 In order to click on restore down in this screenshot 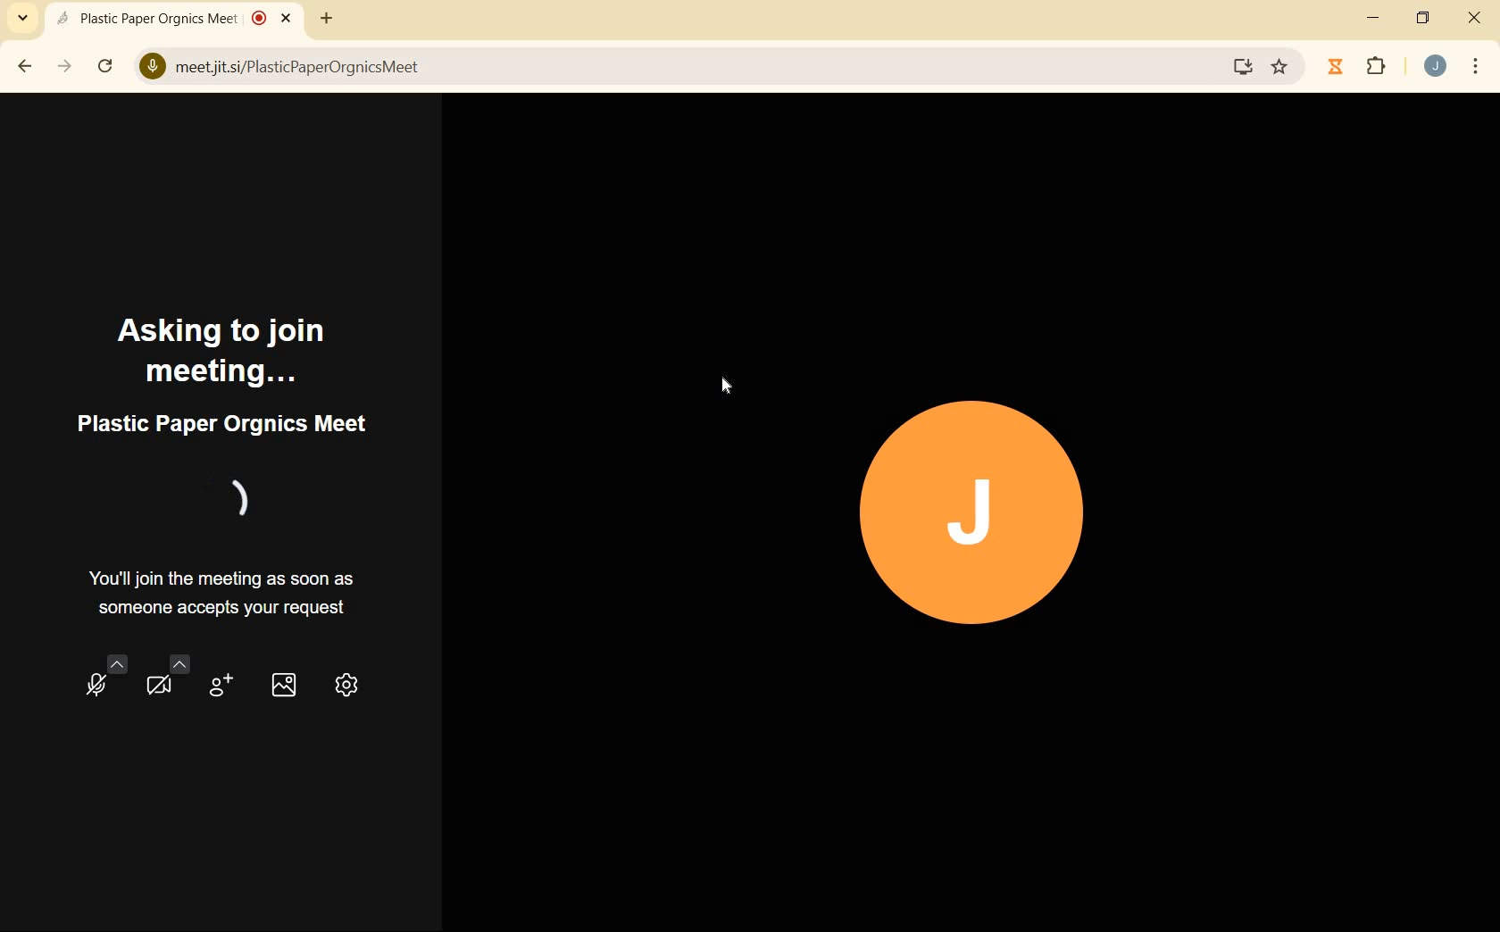, I will do `click(1425, 20)`.